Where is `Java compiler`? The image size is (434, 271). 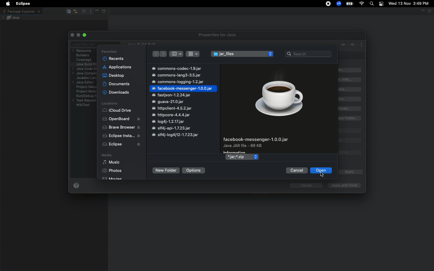 Java compiler is located at coordinates (84, 74).